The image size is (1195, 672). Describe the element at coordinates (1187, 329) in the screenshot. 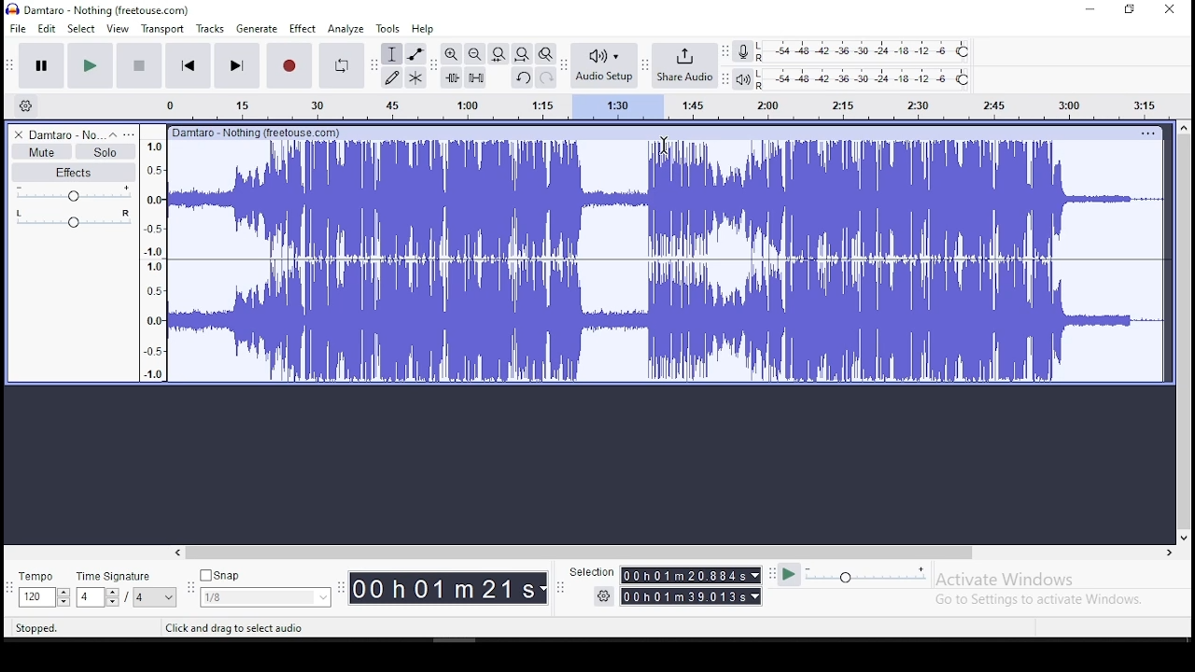

I see `vertical scroll bar` at that location.